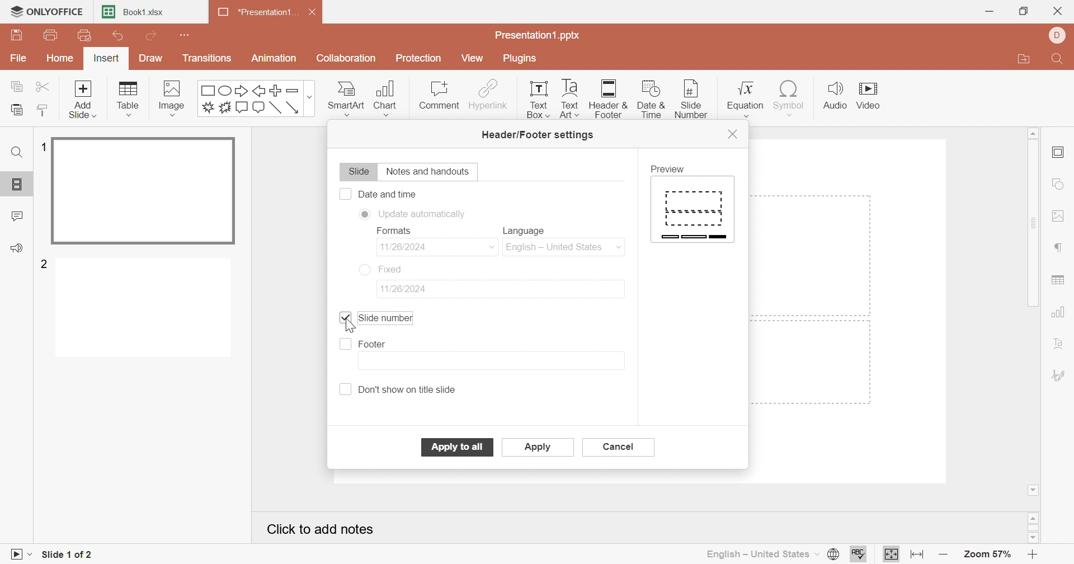 The image size is (1074, 564). What do you see at coordinates (693, 210) in the screenshot?
I see `Preview` at bounding box center [693, 210].